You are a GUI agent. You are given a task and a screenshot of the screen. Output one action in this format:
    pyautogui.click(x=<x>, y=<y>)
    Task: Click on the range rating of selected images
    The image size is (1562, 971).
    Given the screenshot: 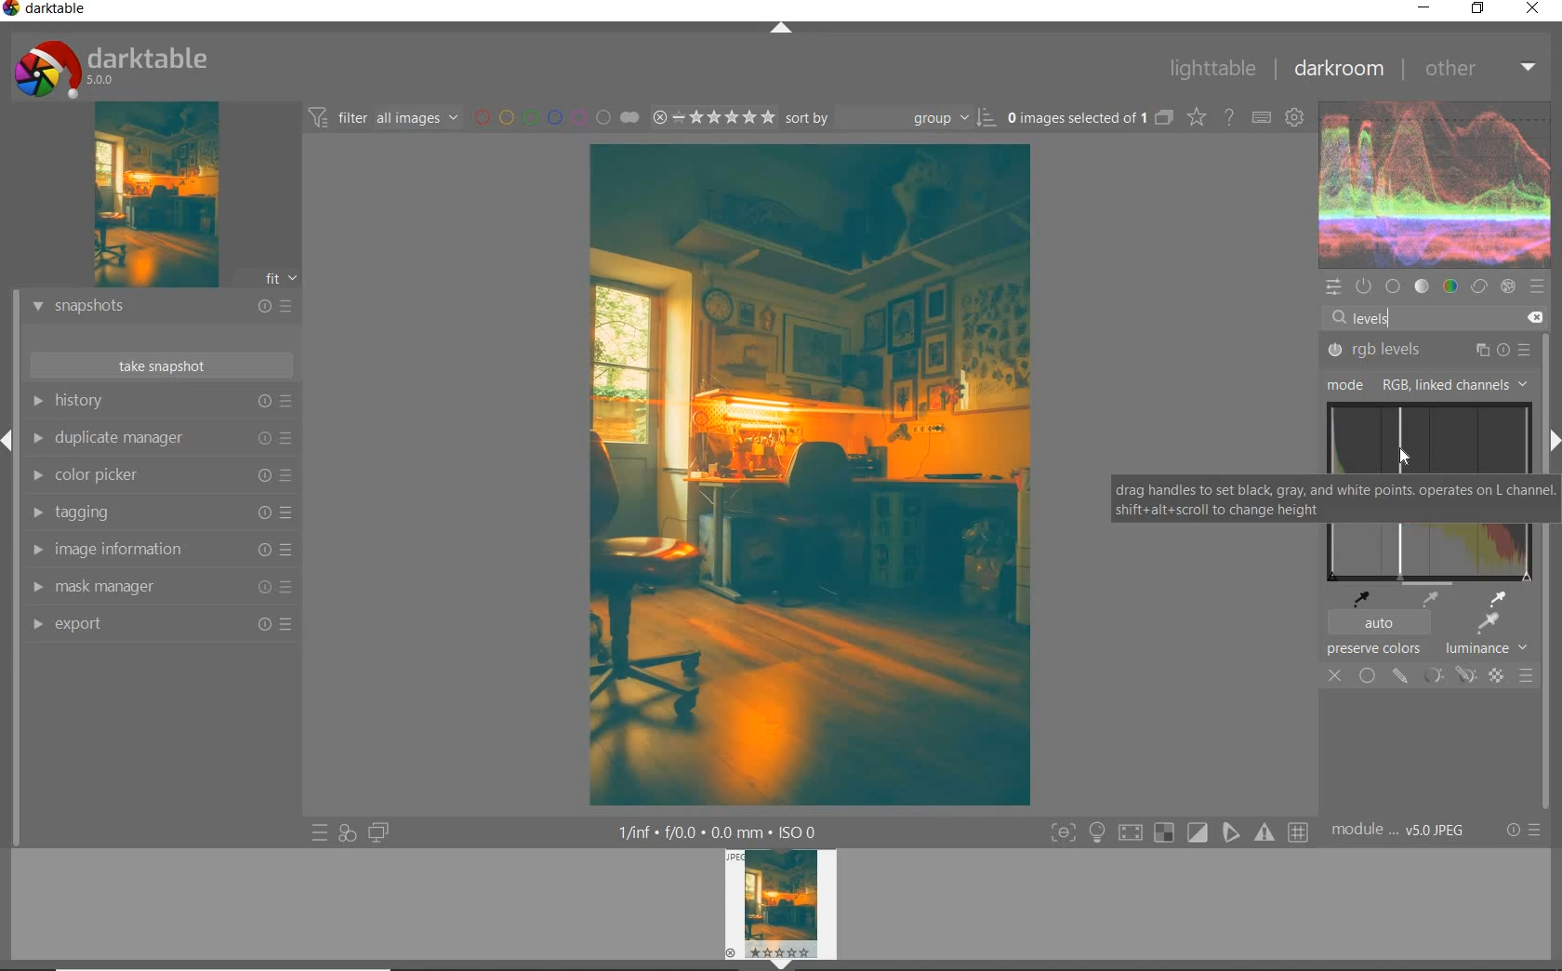 What is the action you would take?
    pyautogui.click(x=713, y=117)
    